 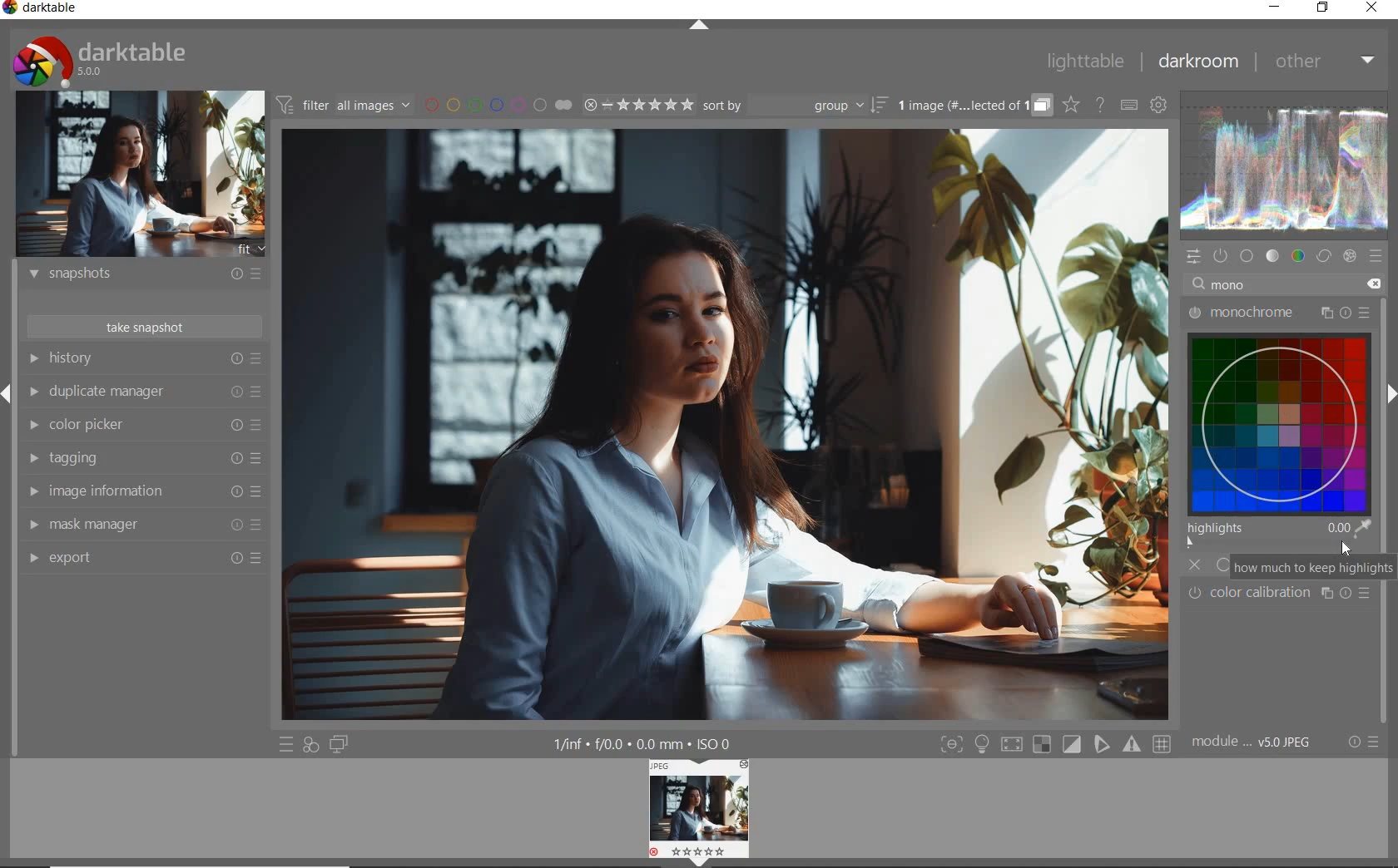 What do you see at coordinates (1055, 744) in the screenshot?
I see `Toggle modes` at bounding box center [1055, 744].